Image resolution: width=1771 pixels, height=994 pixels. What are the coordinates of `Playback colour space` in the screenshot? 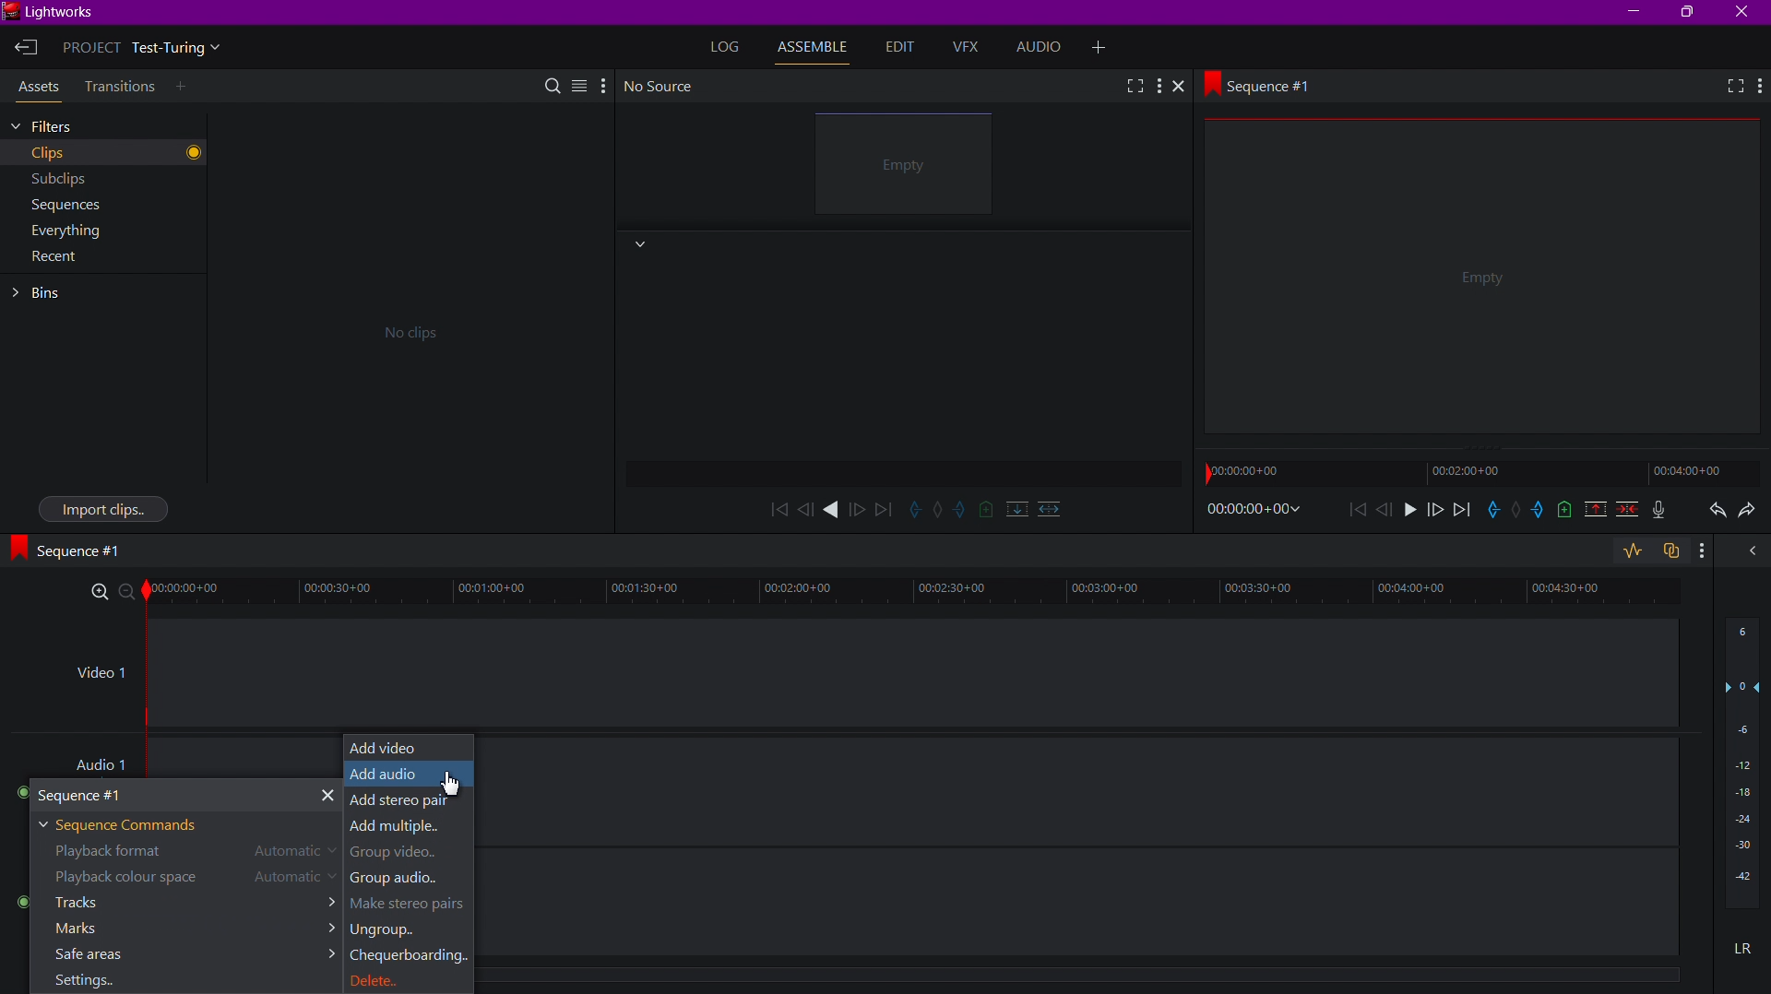 It's located at (123, 879).